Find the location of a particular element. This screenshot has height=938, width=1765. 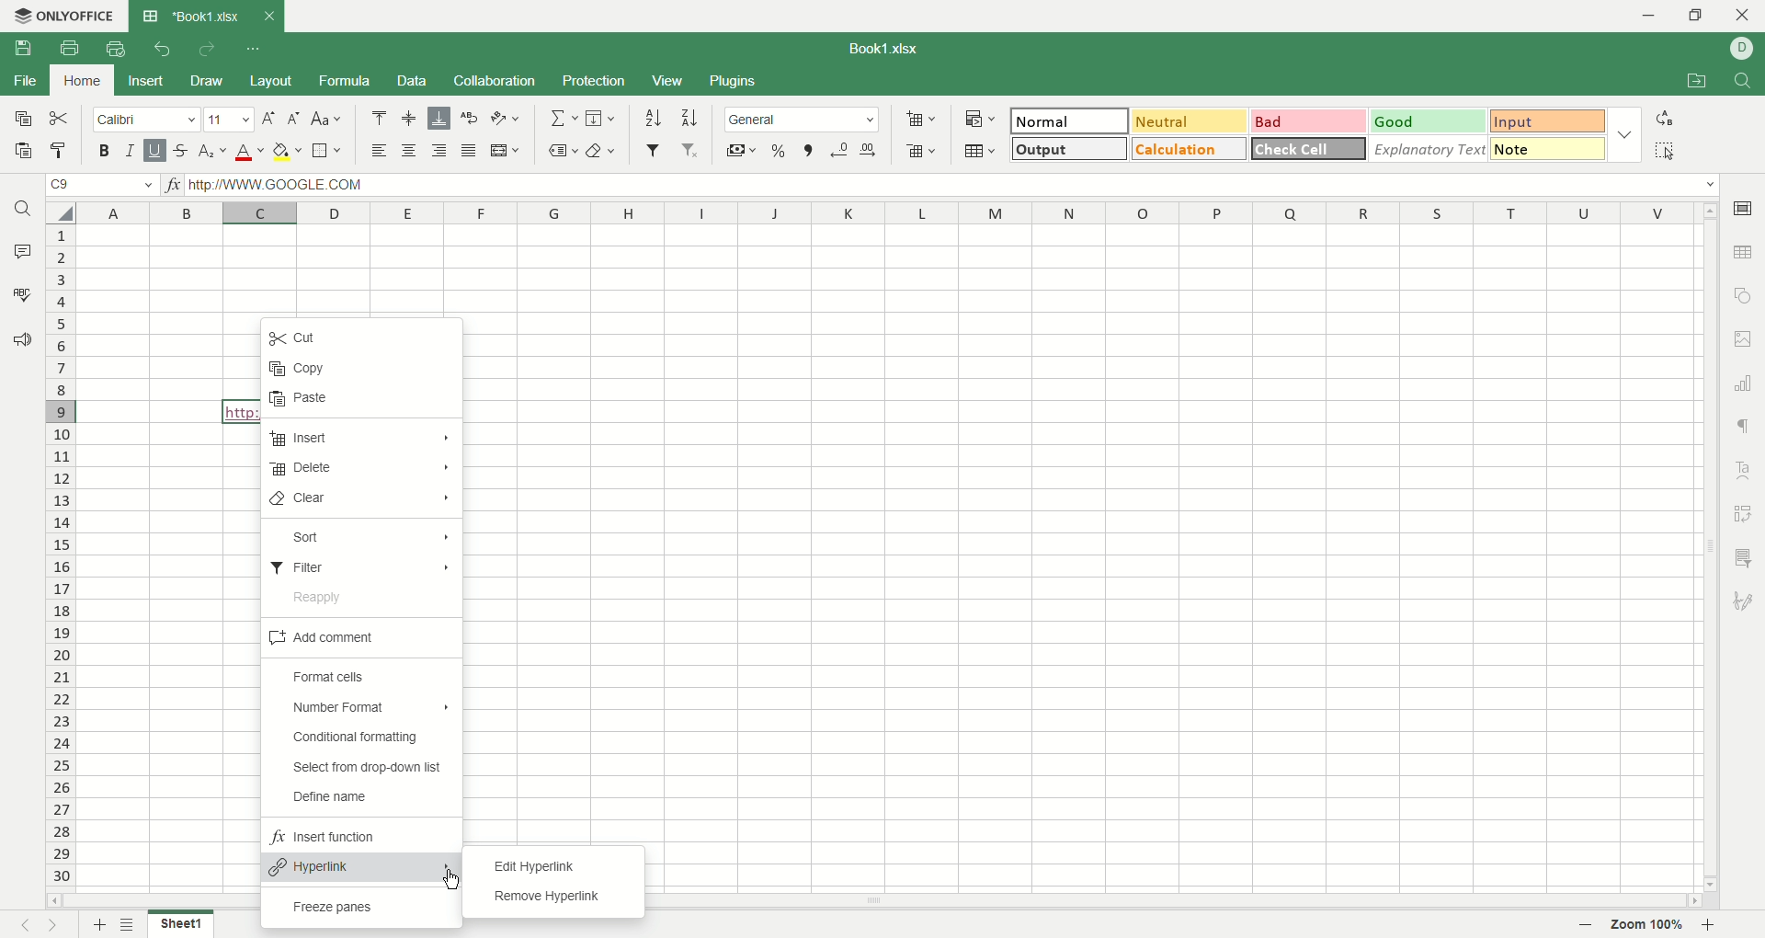

object option is located at coordinates (1745, 294).